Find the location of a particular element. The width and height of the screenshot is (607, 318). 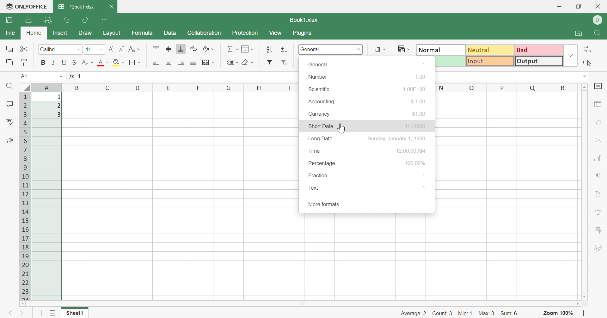

Minimize is located at coordinates (560, 8).